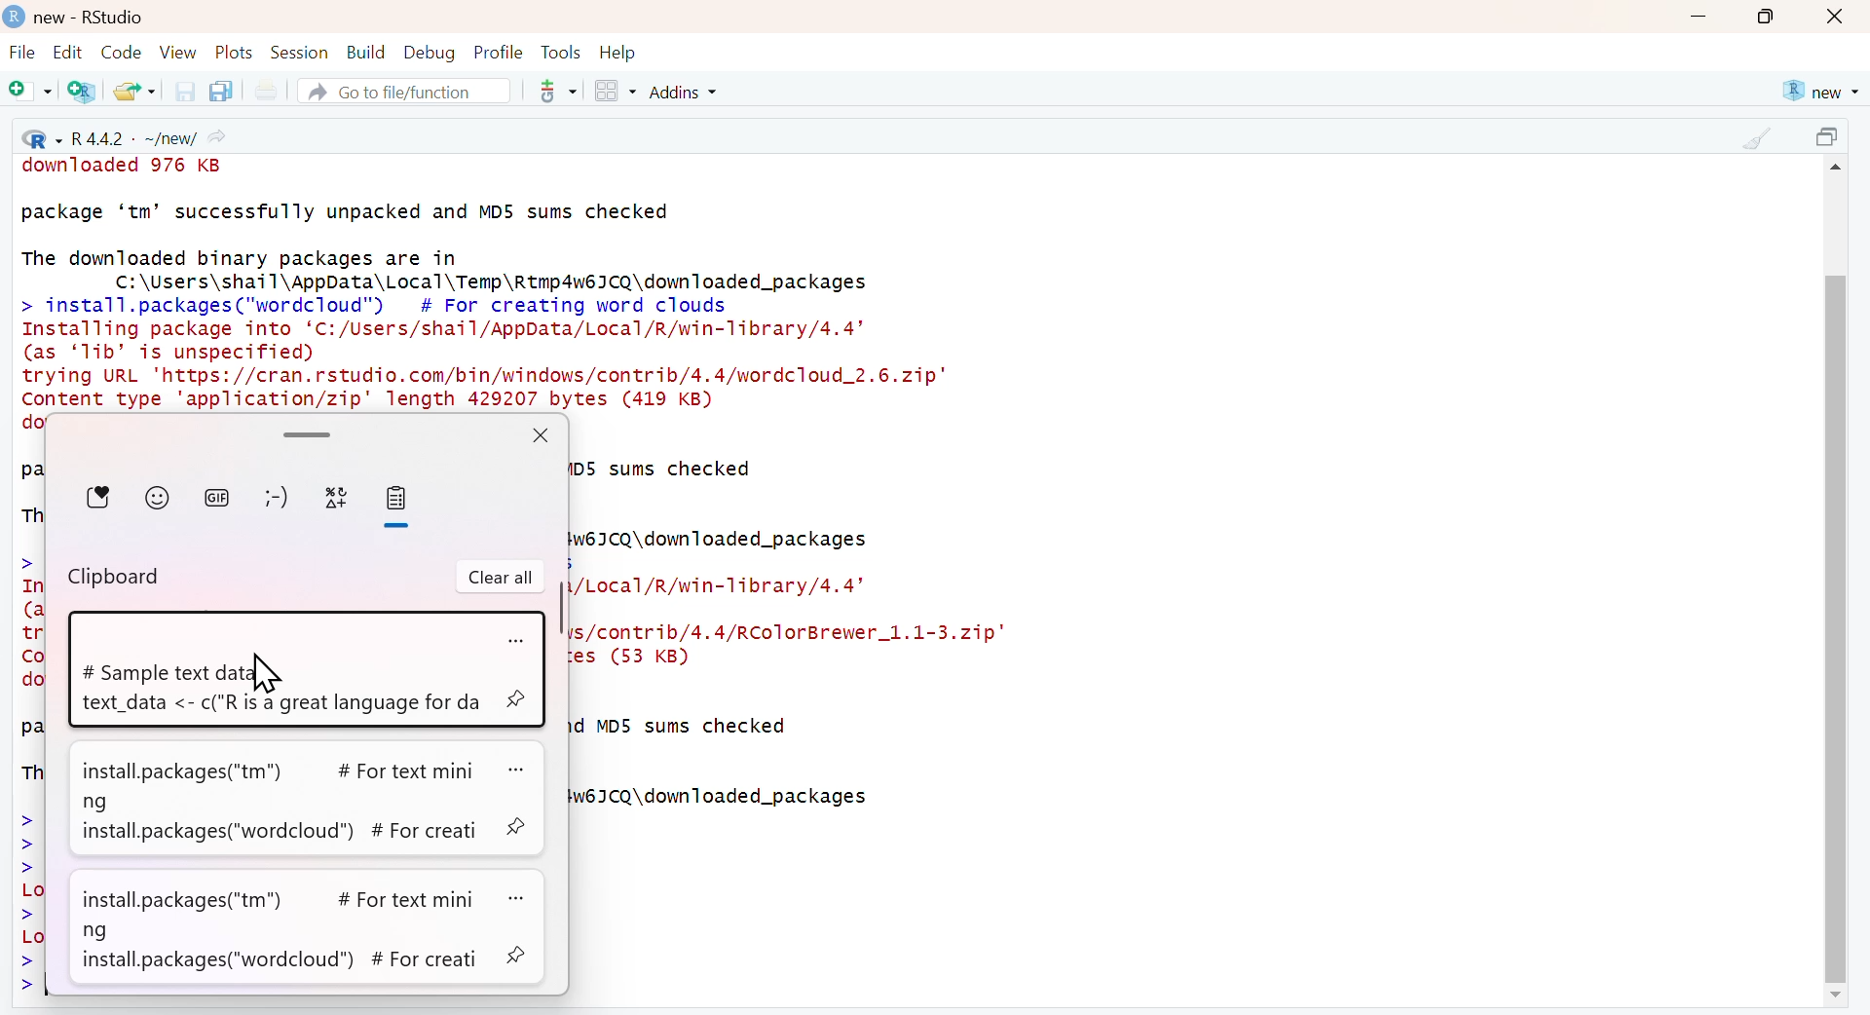 This screenshot has height=1015, width=1870. Describe the element at coordinates (129, 167) in the screenshot. I see `downloaded 976 KB` at that location.